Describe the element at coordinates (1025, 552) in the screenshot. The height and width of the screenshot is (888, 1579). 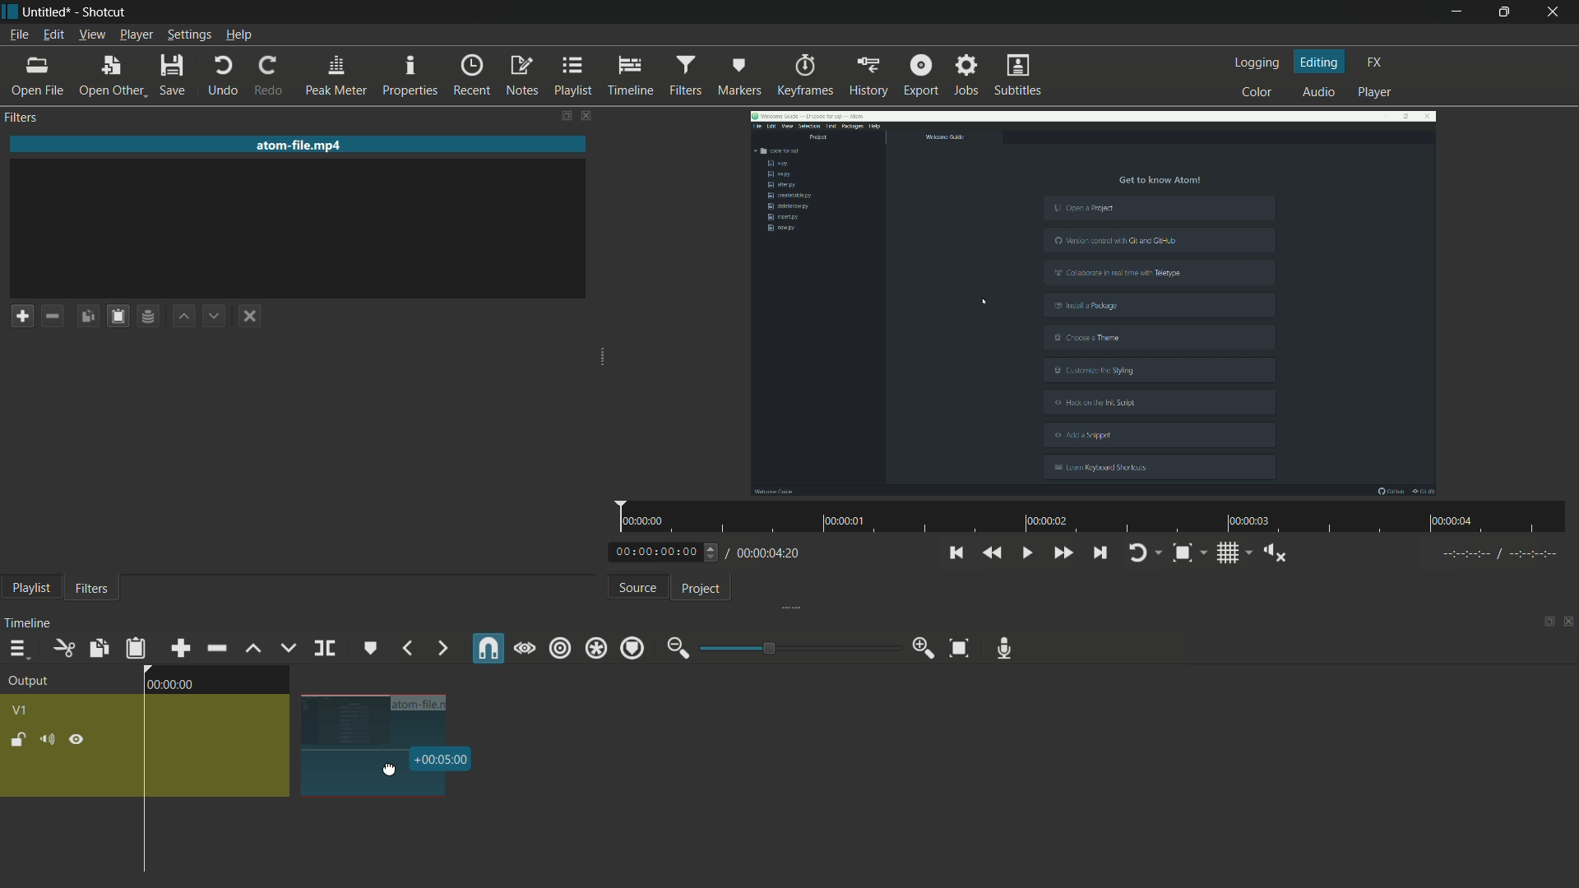
I see `toggle play or pause` at that location.